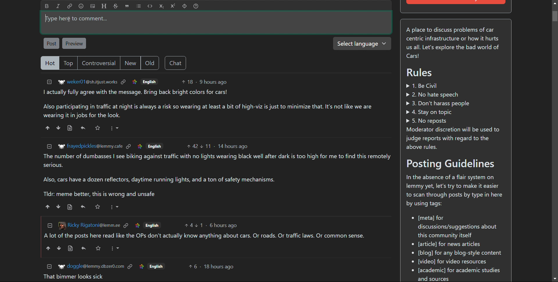 This screenshot has height=282, width=558. Describe the element at coordinates (362, 44) in the screenshot. I see `select language` at that location.